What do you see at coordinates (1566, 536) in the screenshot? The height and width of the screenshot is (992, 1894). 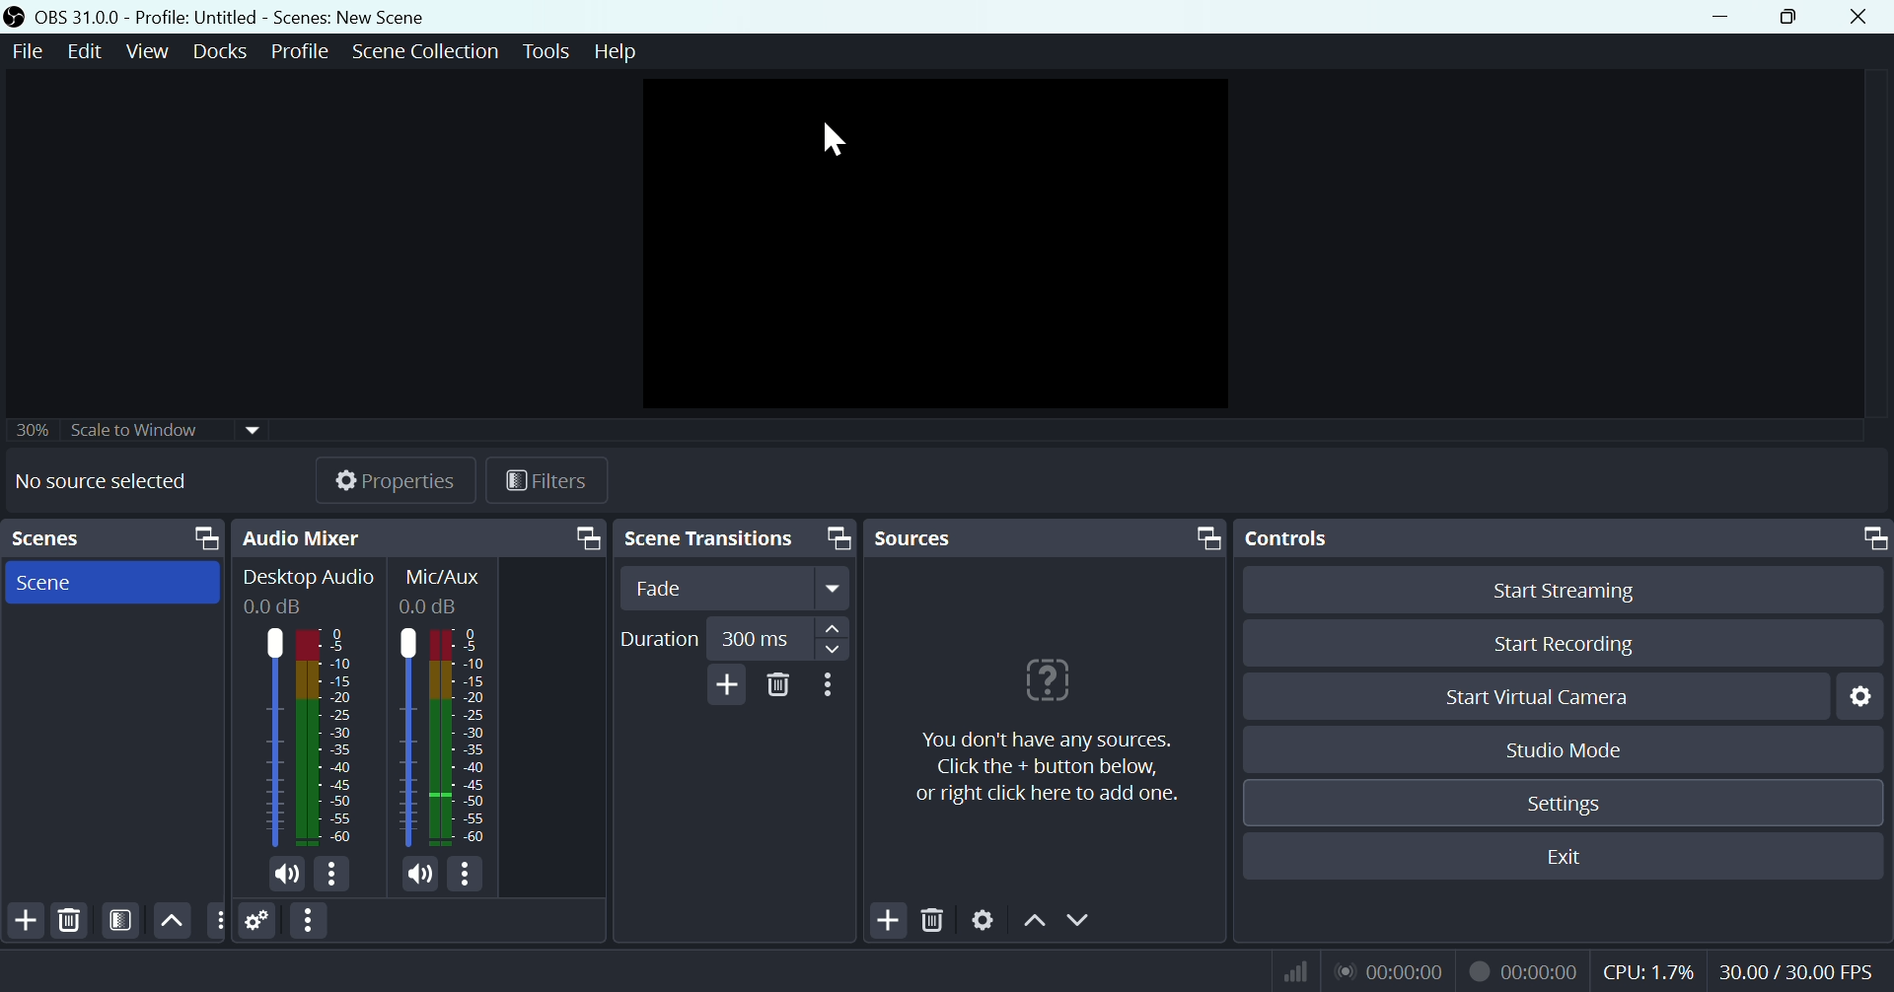 I see `Control` at bounding box center [1566, 536].